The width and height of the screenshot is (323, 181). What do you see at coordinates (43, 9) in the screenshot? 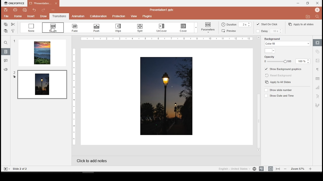
I see `redo` at bounding box center [43, 9].